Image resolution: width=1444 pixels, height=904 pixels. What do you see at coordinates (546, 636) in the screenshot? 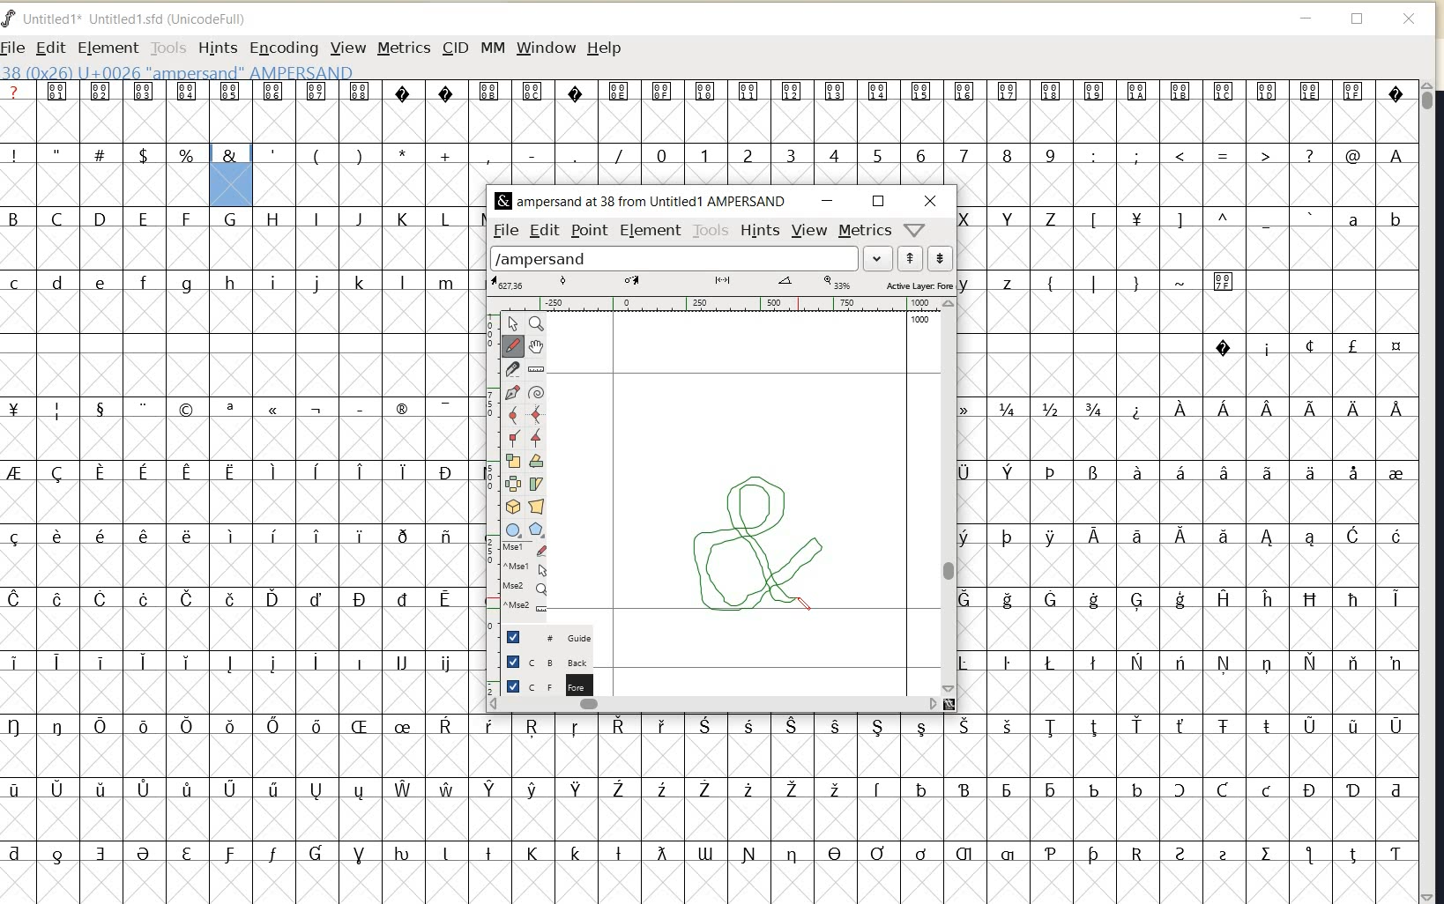
I see `GUIDE` at bounding box center [546, 636].